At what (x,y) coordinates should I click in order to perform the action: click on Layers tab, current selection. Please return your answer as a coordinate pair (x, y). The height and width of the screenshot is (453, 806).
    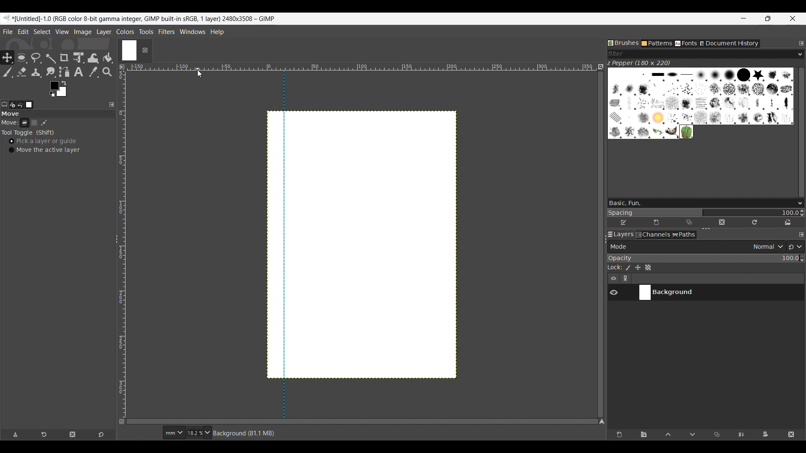
    Looking at the image, I should click on (619, 235).